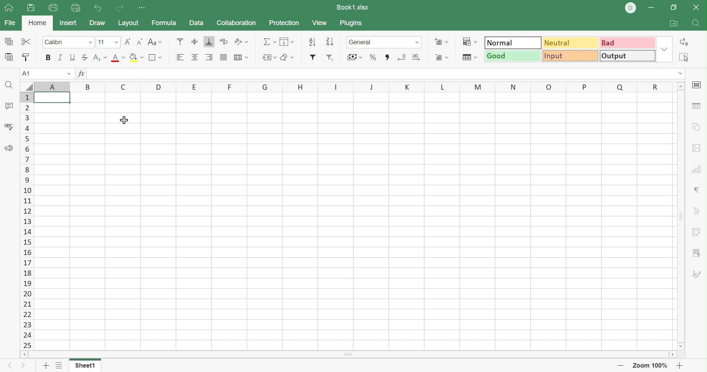 This screenshot has height=372, width=707. I want to click on Show main window, so click(8, 7).